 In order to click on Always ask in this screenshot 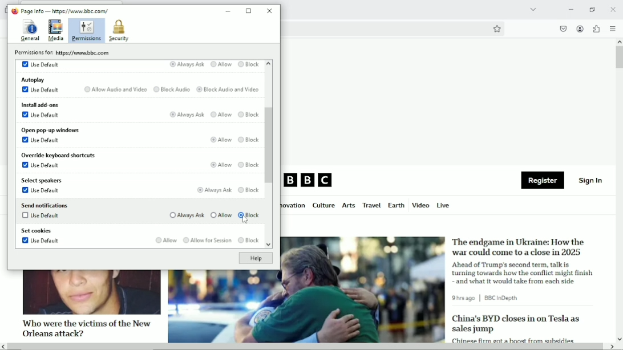, I will do `click(186, 215)`.